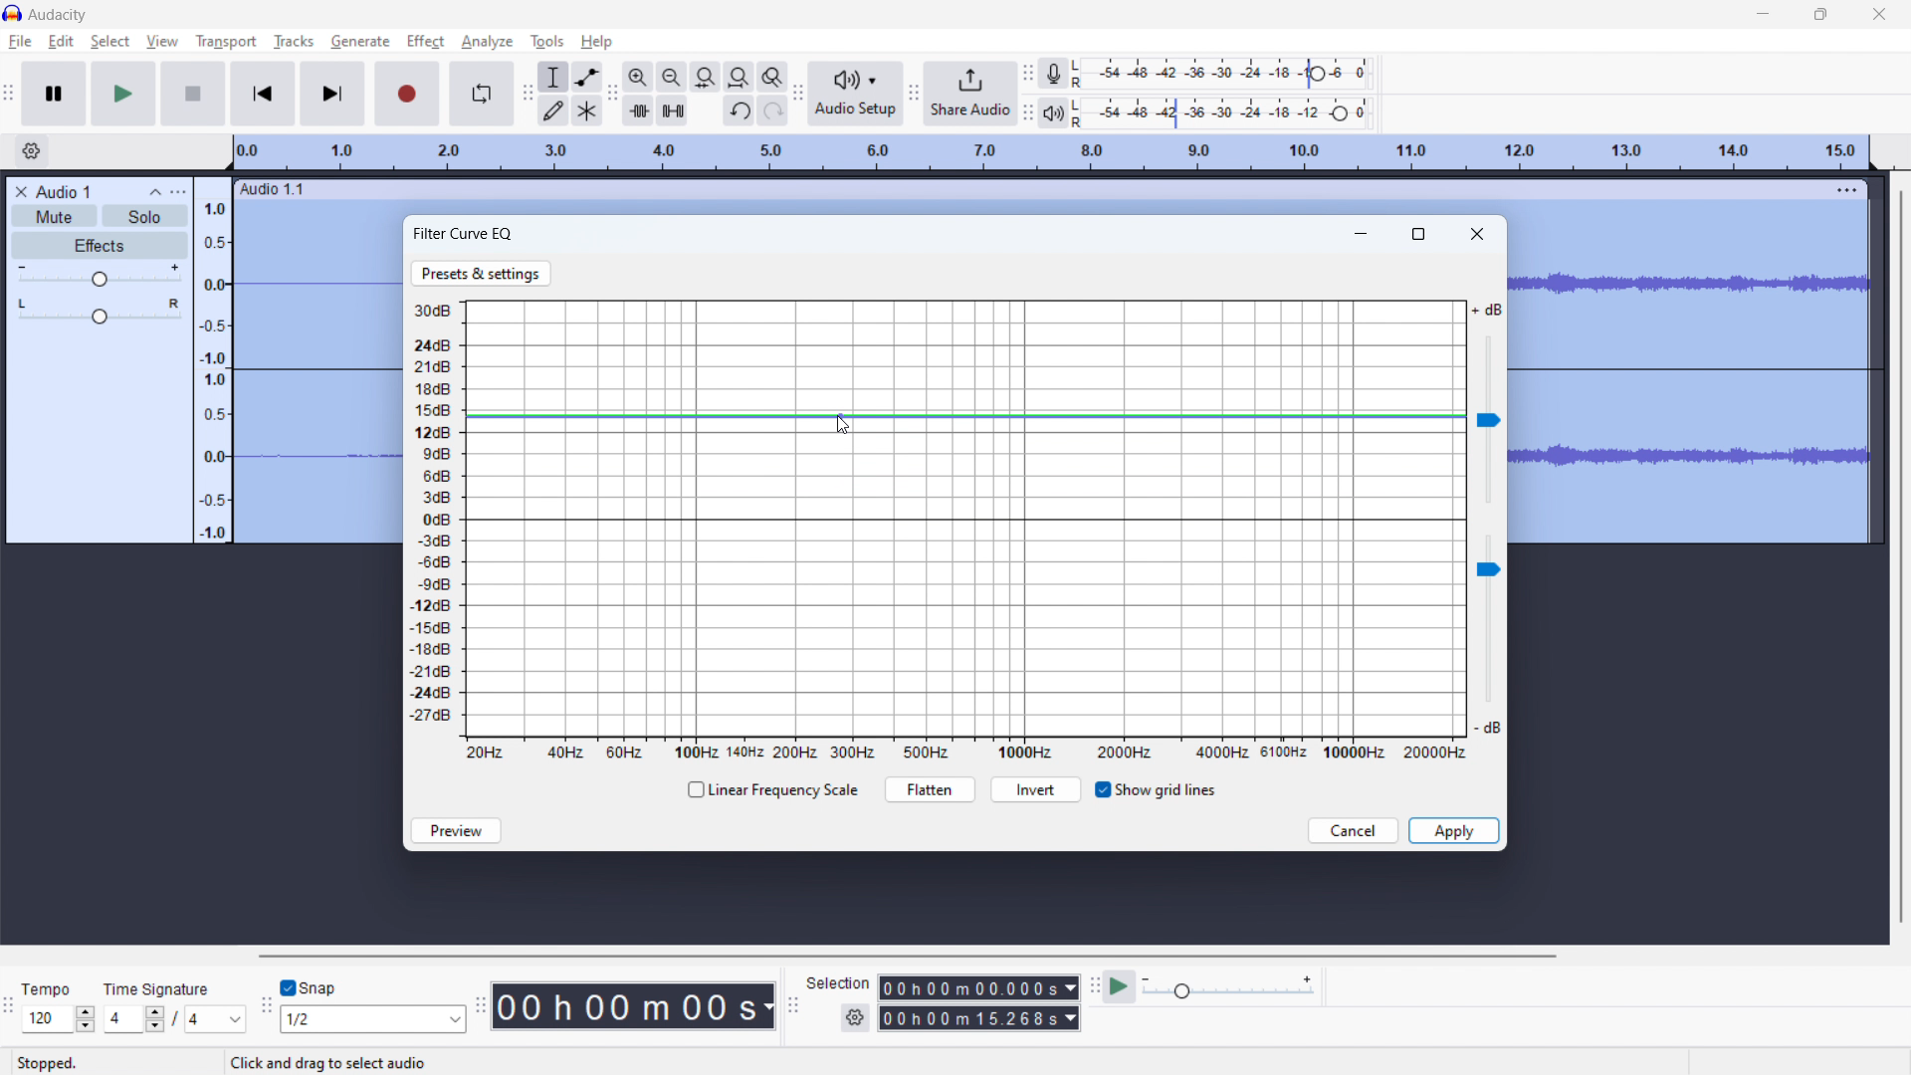  What do you see at coordinates (1059, 73) in the screenshot?
I see `recording meter` at bounding box center [1059, 73].